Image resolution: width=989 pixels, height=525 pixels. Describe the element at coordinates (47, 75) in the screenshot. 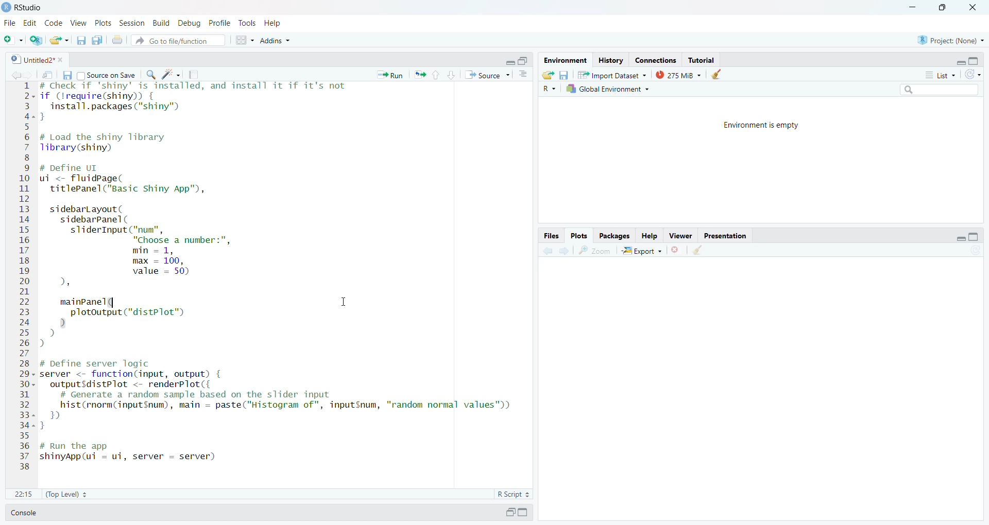

I see `show in new window` at that location.